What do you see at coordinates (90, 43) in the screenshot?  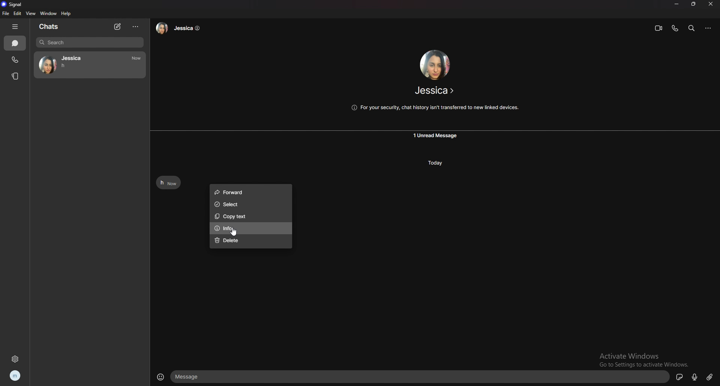 I see `search bar` at bounding box center [90, 43].